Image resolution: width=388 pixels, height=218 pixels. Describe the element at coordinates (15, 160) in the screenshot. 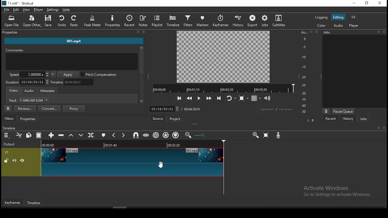

I see `(un)mute` at that location.